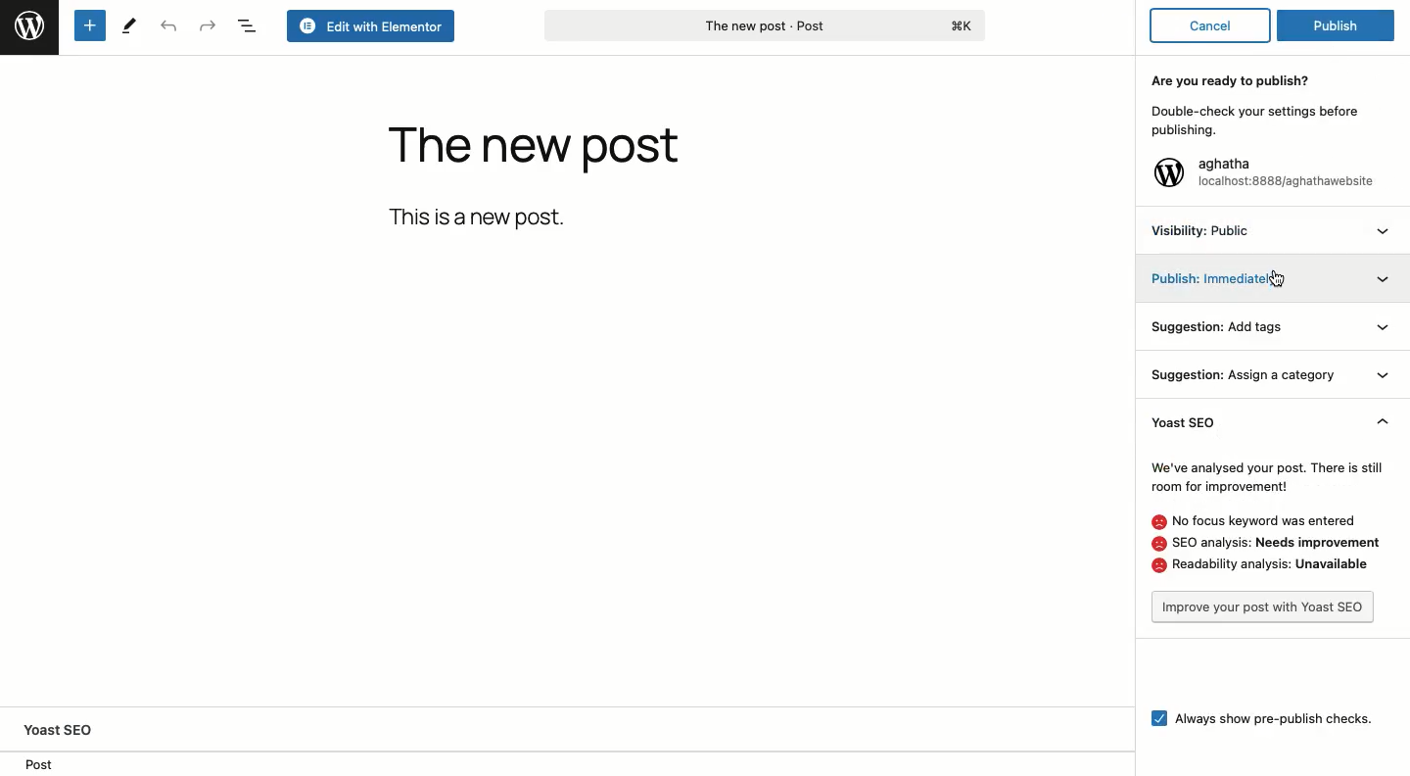 This screenshot has width=1410, height=776. I want to click on The new post, so click(535, 151).